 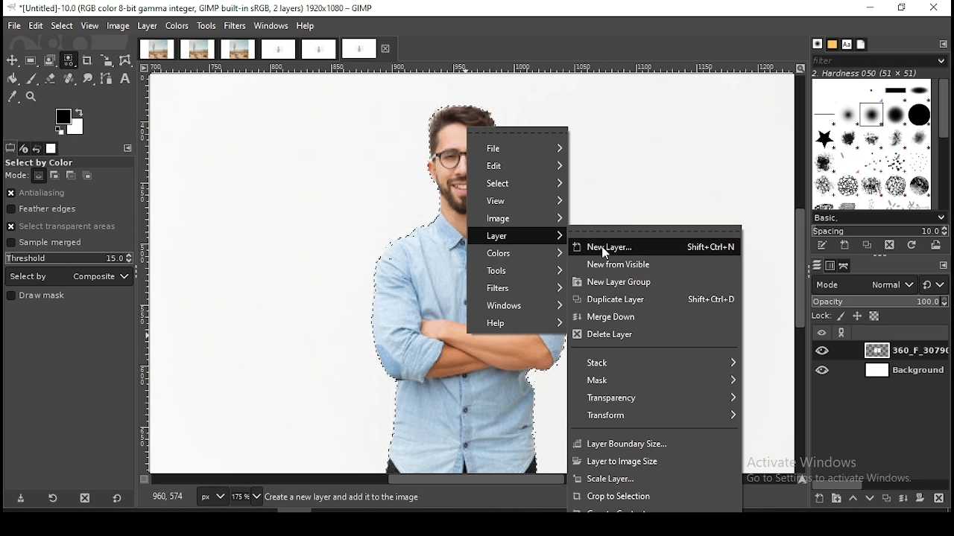 What do you see at coordinates (516, 269) in the screenshot?
I see `tools` at bounding box center [516, 269].